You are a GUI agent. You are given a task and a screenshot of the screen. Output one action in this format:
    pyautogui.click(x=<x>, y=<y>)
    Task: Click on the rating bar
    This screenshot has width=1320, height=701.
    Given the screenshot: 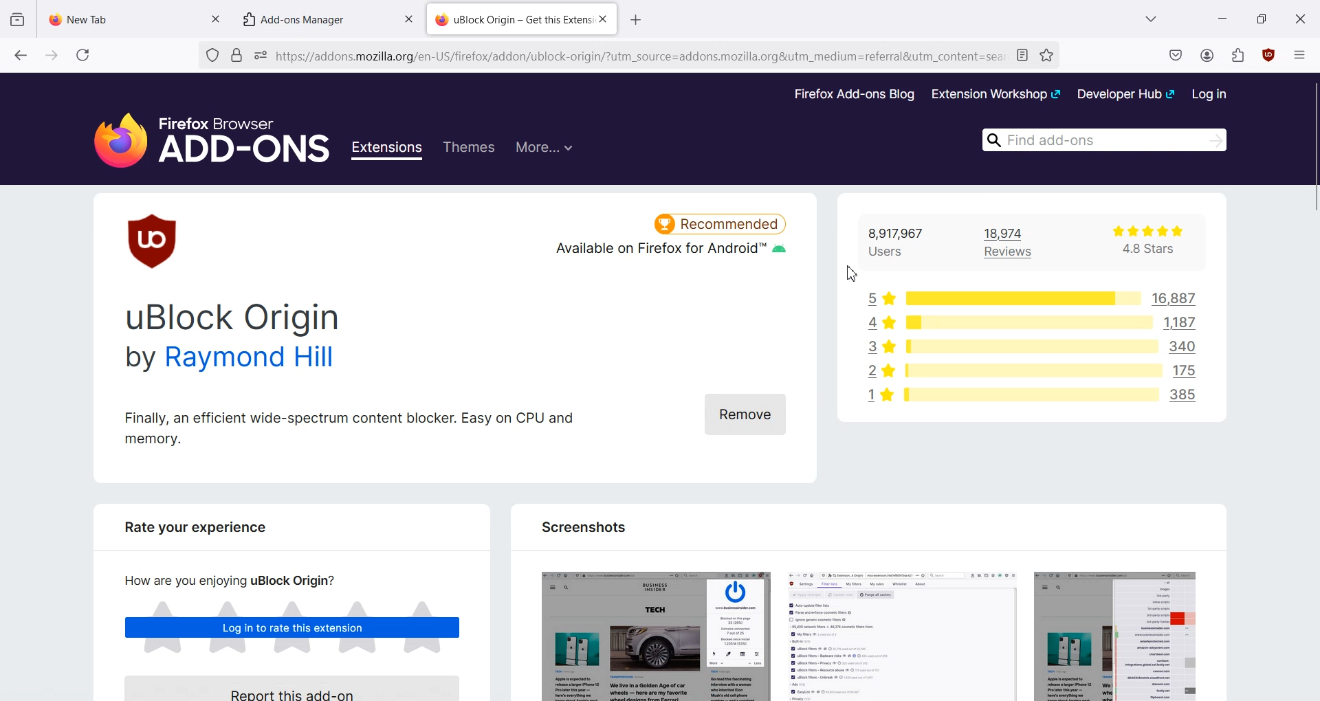 What is the action you would take?
    pyautogui.click(x=1028, y=324)
    